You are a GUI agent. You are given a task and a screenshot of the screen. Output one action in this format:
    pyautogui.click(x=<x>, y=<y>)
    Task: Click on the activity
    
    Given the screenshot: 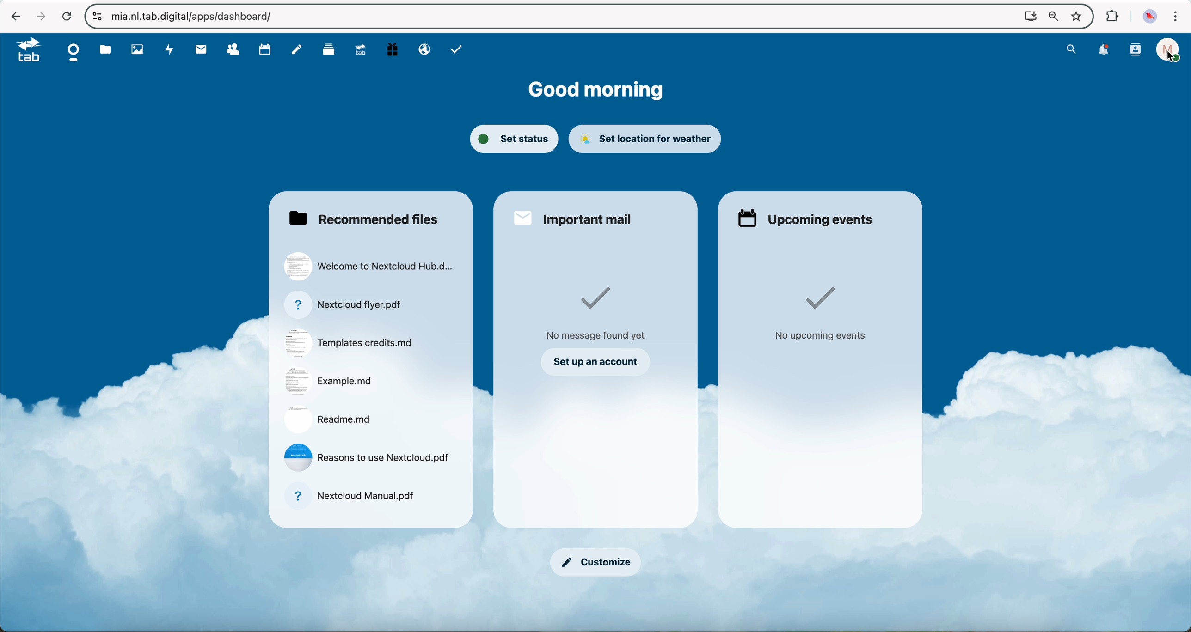 What is the action you would take?
    pyautogui.click(x=168, y=50)
    